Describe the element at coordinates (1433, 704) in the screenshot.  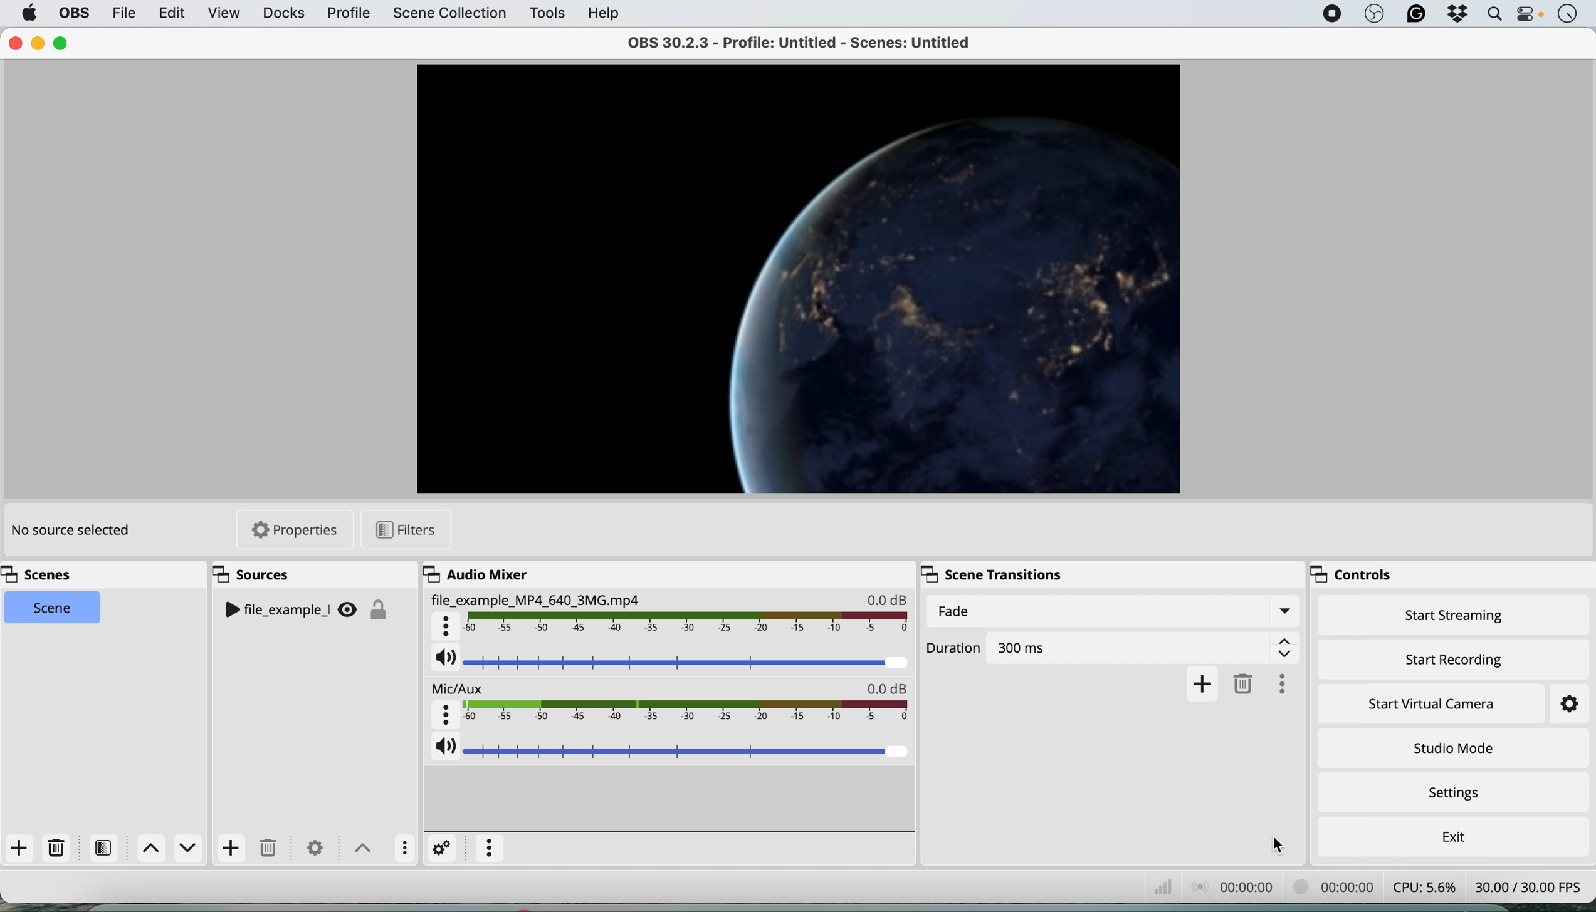
I see `start virtual camera` at that location.